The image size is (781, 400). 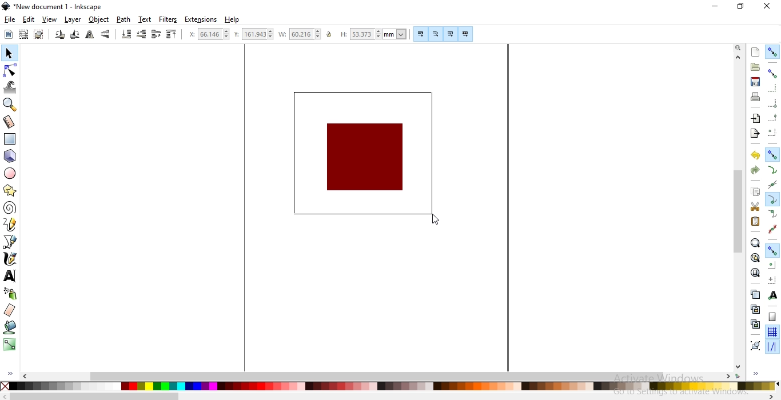 I want to click on save document, so click(x=756, y=82).